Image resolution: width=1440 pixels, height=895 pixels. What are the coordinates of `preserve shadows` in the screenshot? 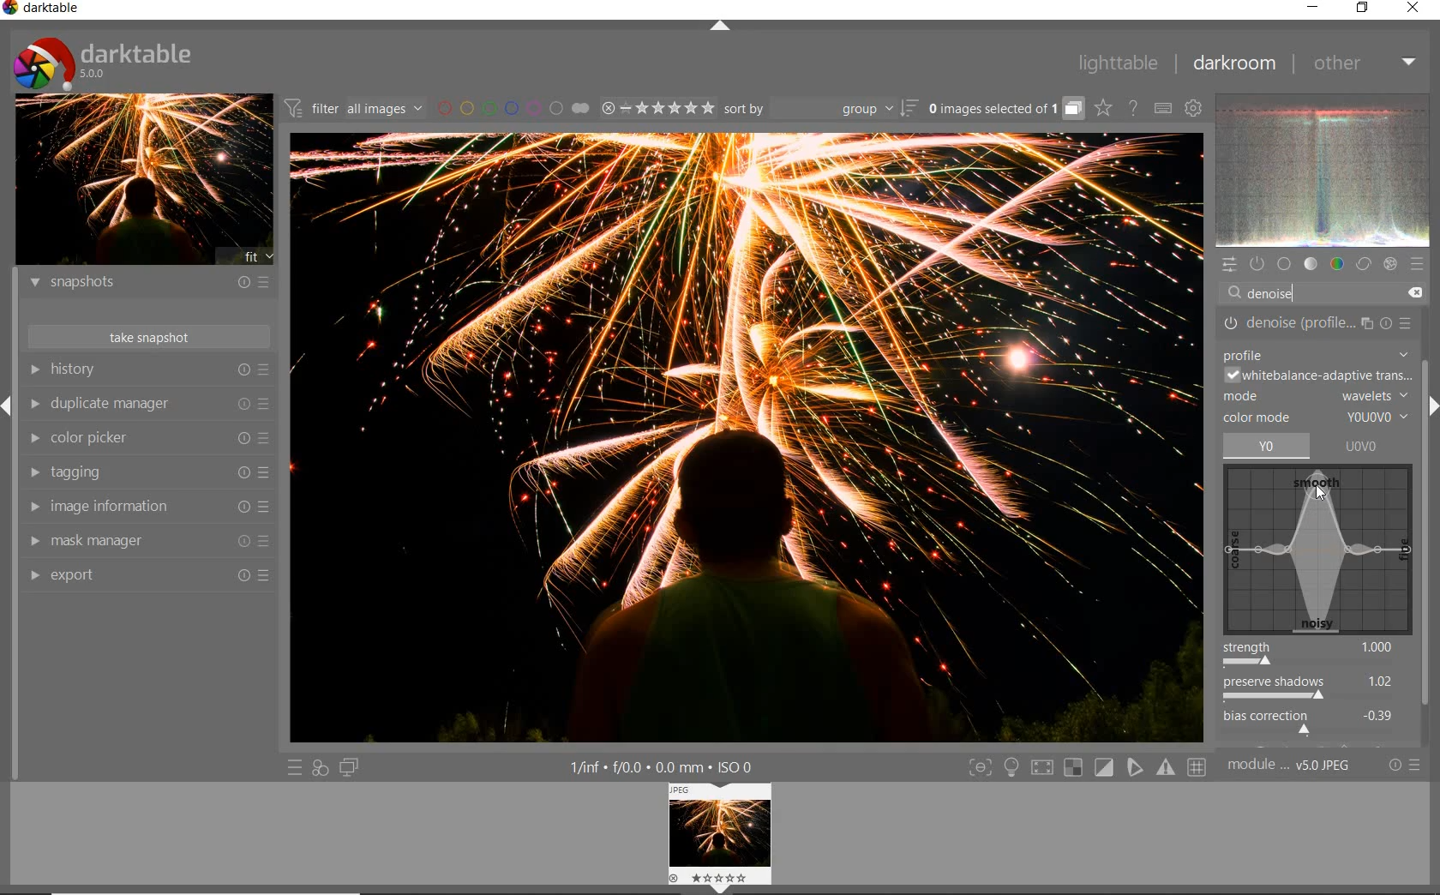 It's located at (1316, 691).